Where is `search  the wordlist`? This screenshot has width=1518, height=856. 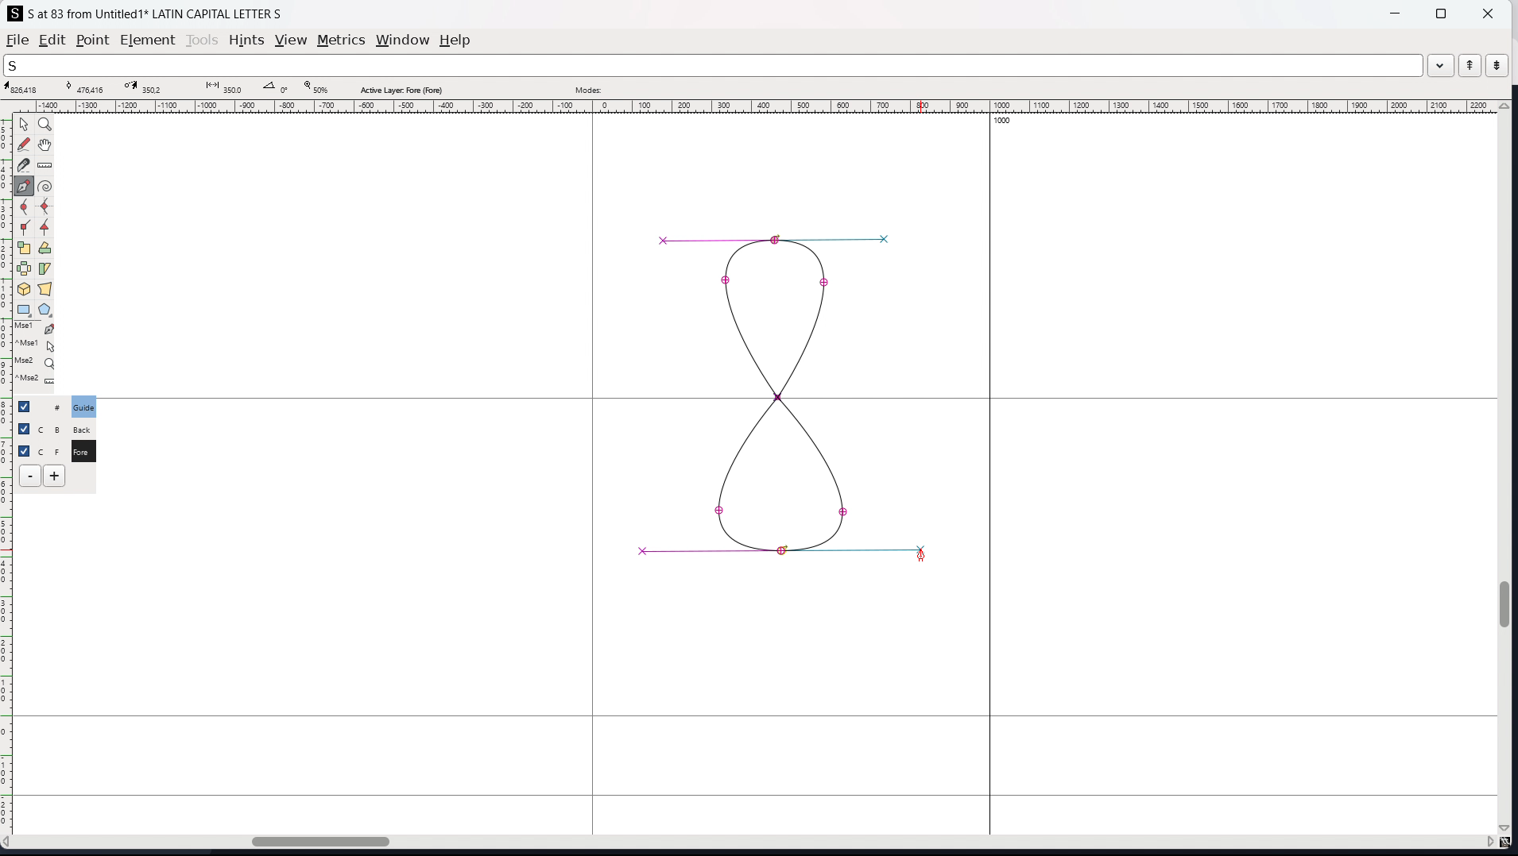
search  the wordlist is located at coordinates (713, 65).